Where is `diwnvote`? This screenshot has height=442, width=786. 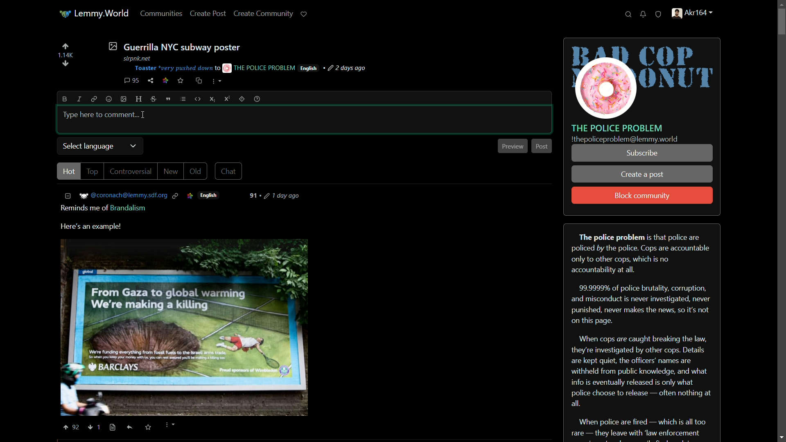
diwnvote is located at coordinates (65, 64).